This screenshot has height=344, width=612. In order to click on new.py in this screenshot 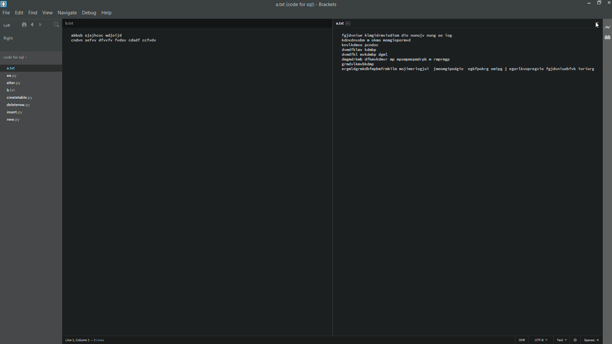, I will do `click(14, 120)`.